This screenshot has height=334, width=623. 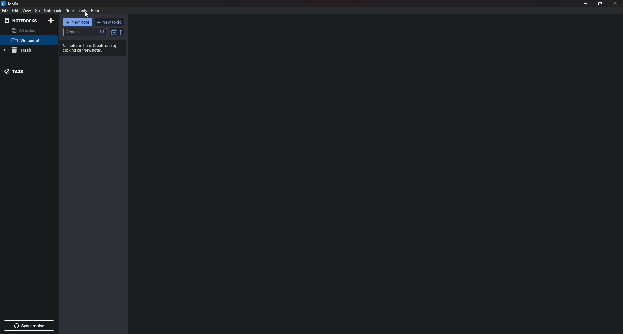 What do you see at coordinates (615, 4) in the screenshot?
I see `close` at bounding box center [615, 4].